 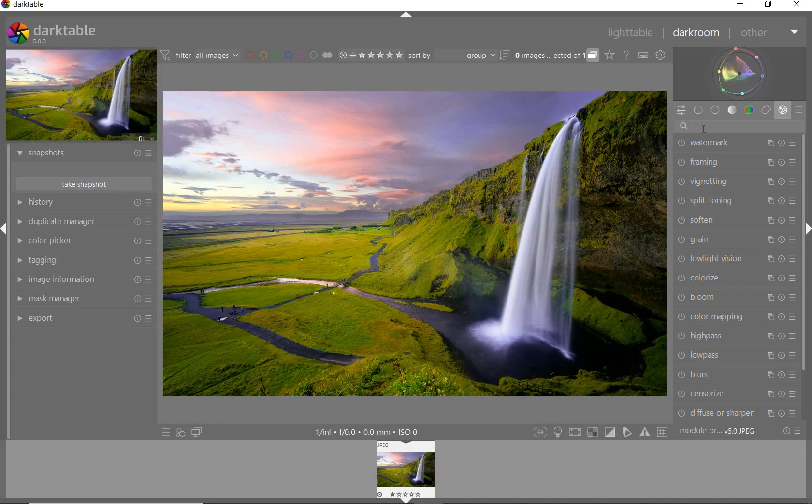 What do you see at coordinates (737, 394) in the screenshot?
I see `censorize` at bounding box center [737, 394].